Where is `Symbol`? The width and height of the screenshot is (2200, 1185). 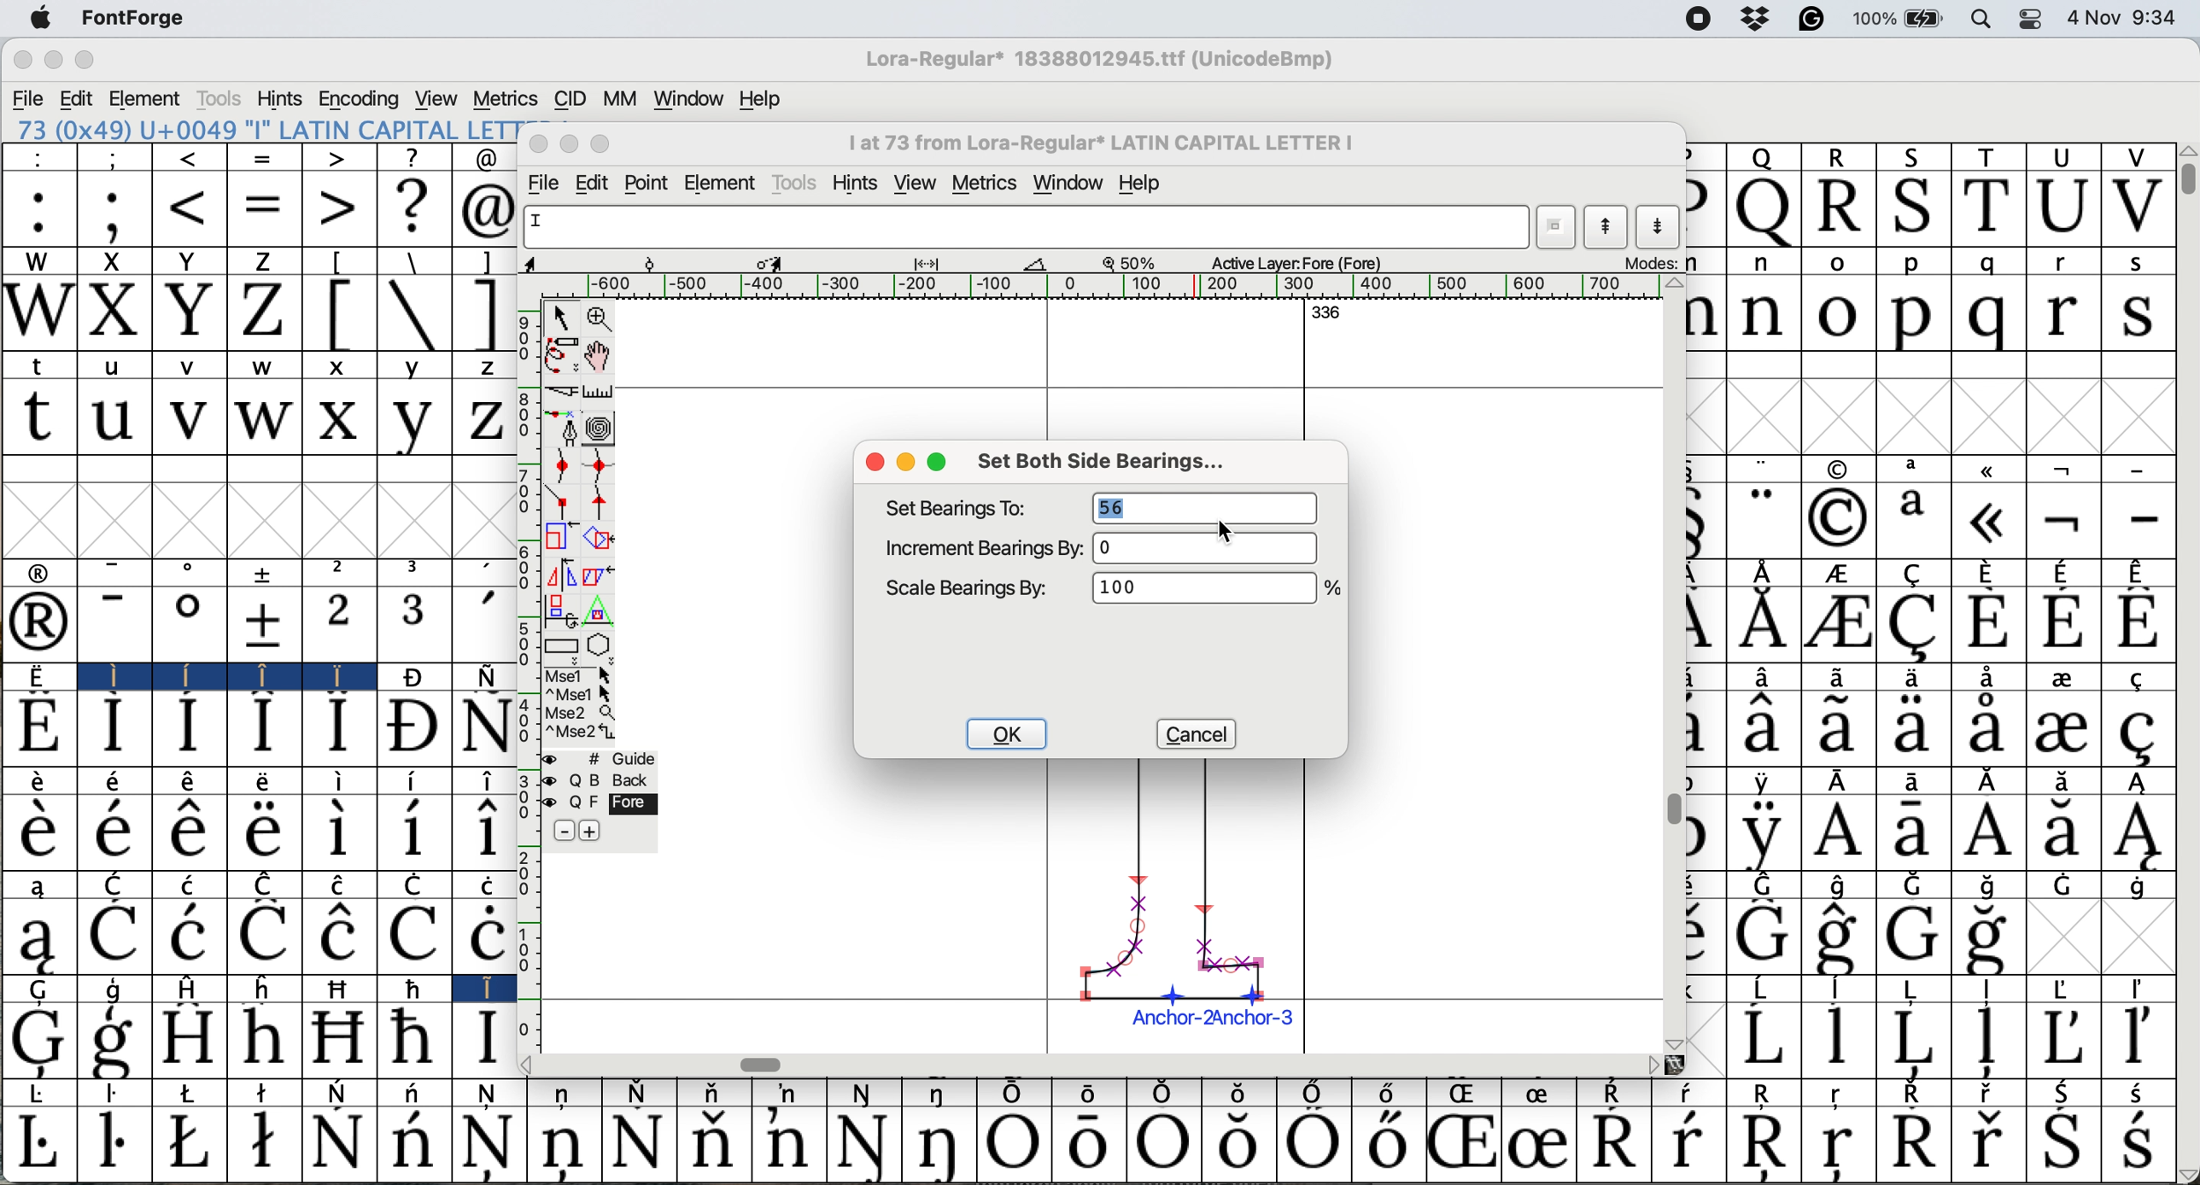
Symbol is located at coordinates (1986, 622).